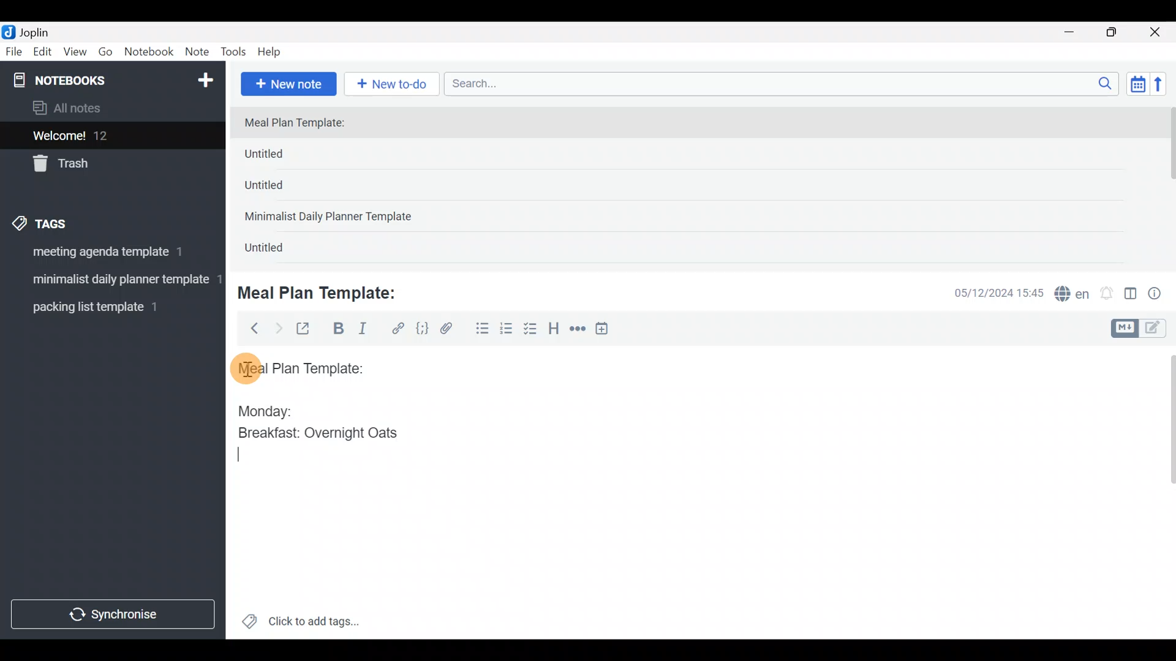 The width and height of the screenshot is (1176, 661). What do you see at coordinates (507, 331) in the screenshot?
I see `Numbered list` at bounding box center [507, 331].